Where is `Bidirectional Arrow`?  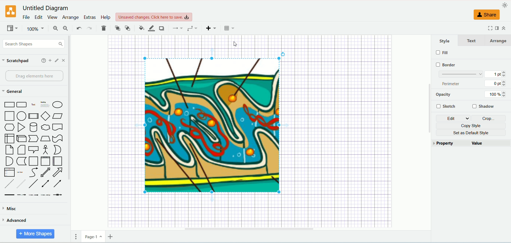 Bidirectional Arrow is located at coordinates (46, 173).